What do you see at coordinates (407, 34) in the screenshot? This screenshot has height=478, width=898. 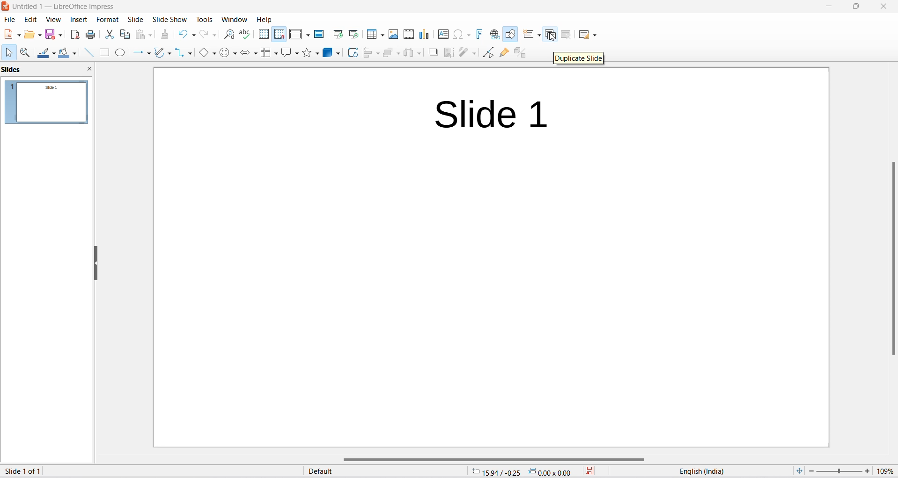 I see `insert video and audio` at bounding box center [407, 34].